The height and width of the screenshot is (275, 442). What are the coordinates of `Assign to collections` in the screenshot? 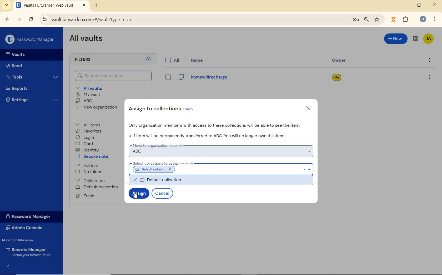 It's located at (164, 109).